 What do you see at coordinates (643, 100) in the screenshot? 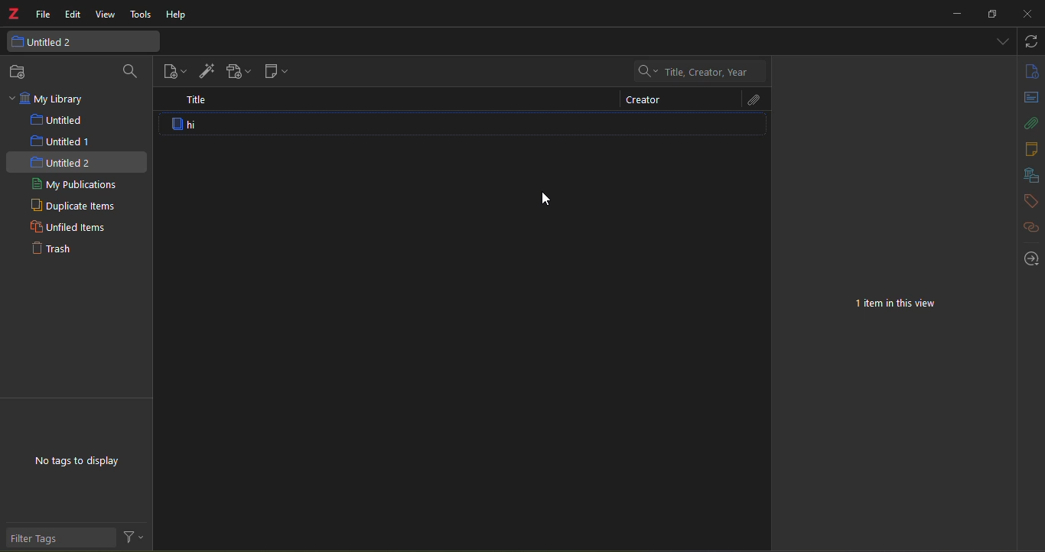
I see `creator` at bounding box center [643, 100].